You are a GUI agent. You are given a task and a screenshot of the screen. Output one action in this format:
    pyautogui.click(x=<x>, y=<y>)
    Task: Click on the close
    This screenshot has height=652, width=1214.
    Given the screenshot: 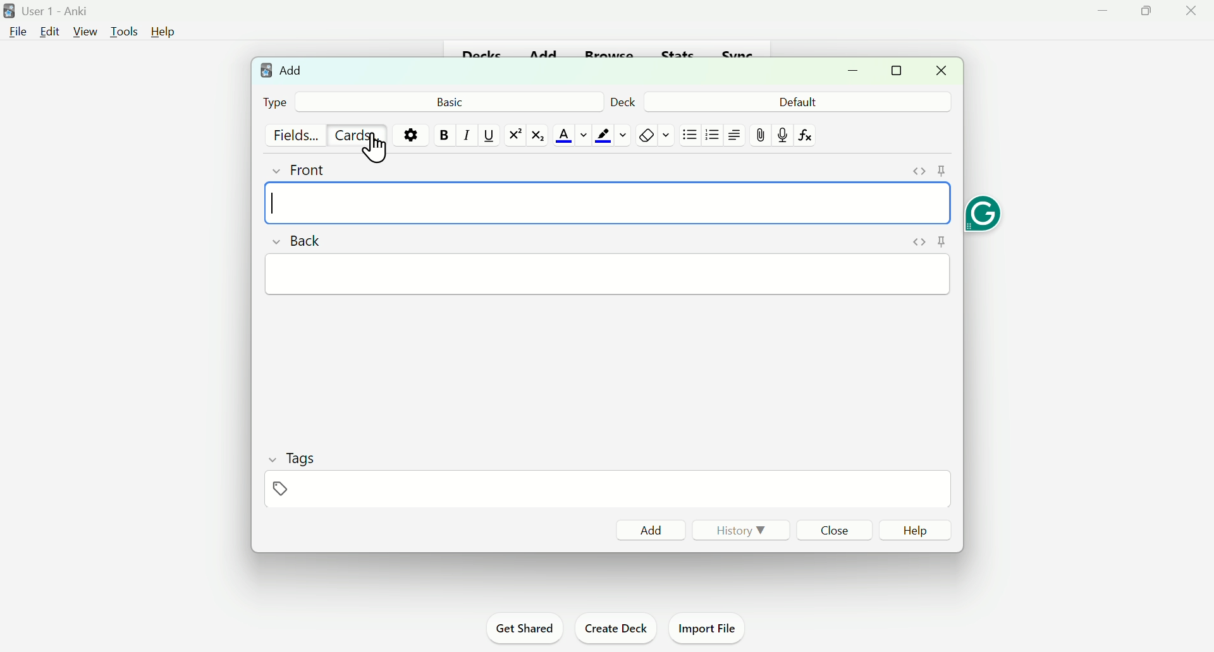 What is the action you would take?
    pyautogui.click(x=943, y=70)
    